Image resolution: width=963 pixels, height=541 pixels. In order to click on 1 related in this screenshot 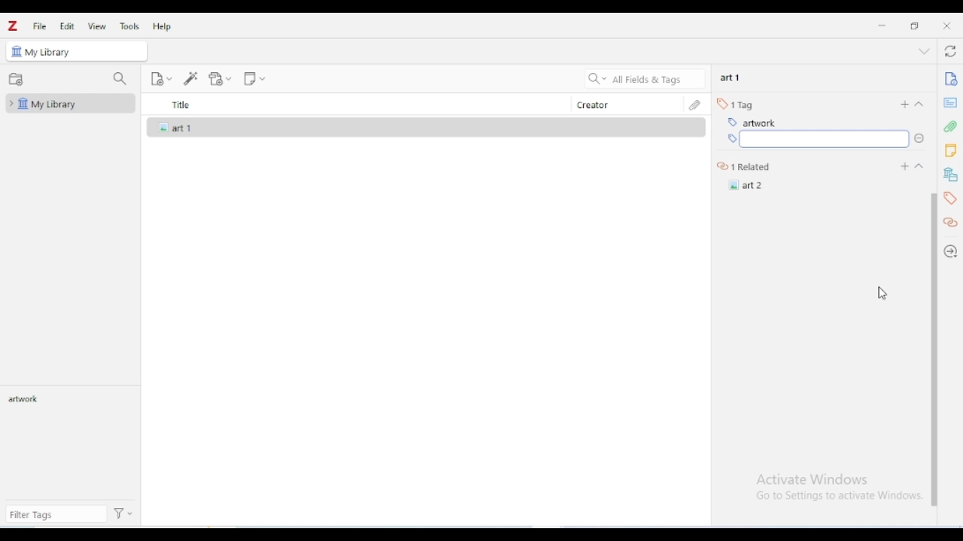, I will do `click(746, 108)`.